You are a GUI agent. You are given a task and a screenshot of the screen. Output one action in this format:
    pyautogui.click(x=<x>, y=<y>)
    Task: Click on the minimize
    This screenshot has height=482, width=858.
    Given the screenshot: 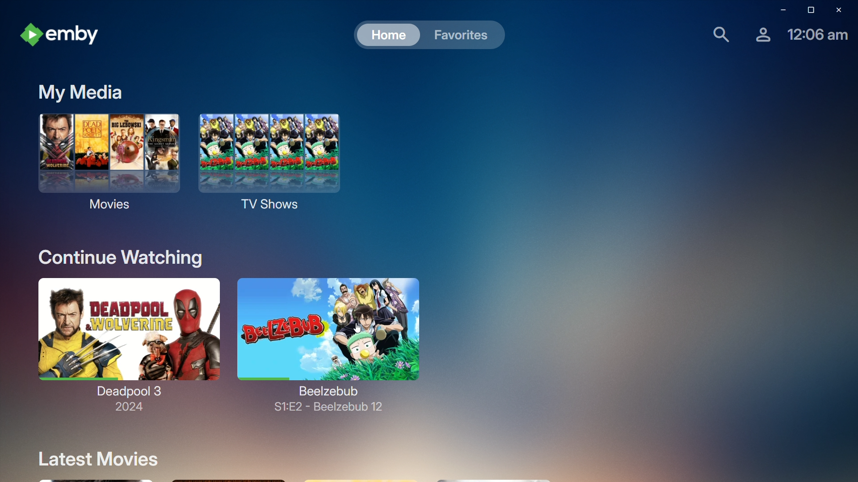 What is the action you would take?
    pyautogui.click(x=777, y=11)
    